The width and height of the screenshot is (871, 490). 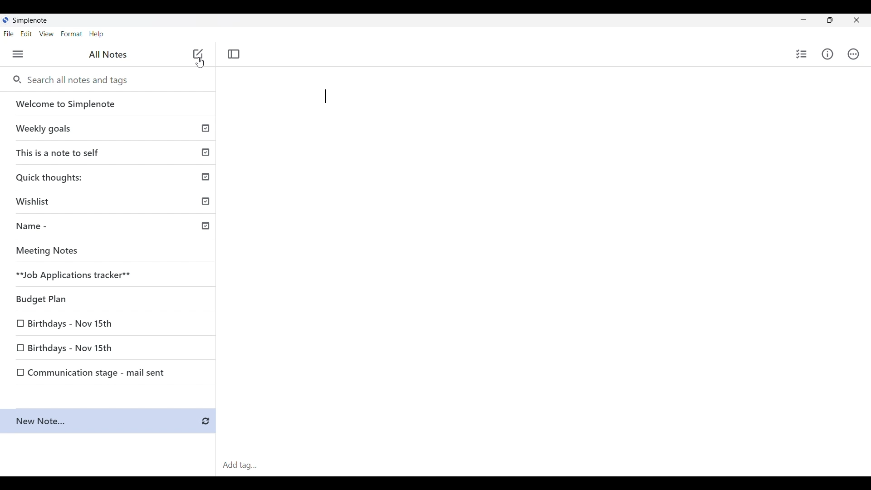 What do you see at coordinates (853, 54) in the screenshot?
I see `Actions` at bounding box center [853, 54].